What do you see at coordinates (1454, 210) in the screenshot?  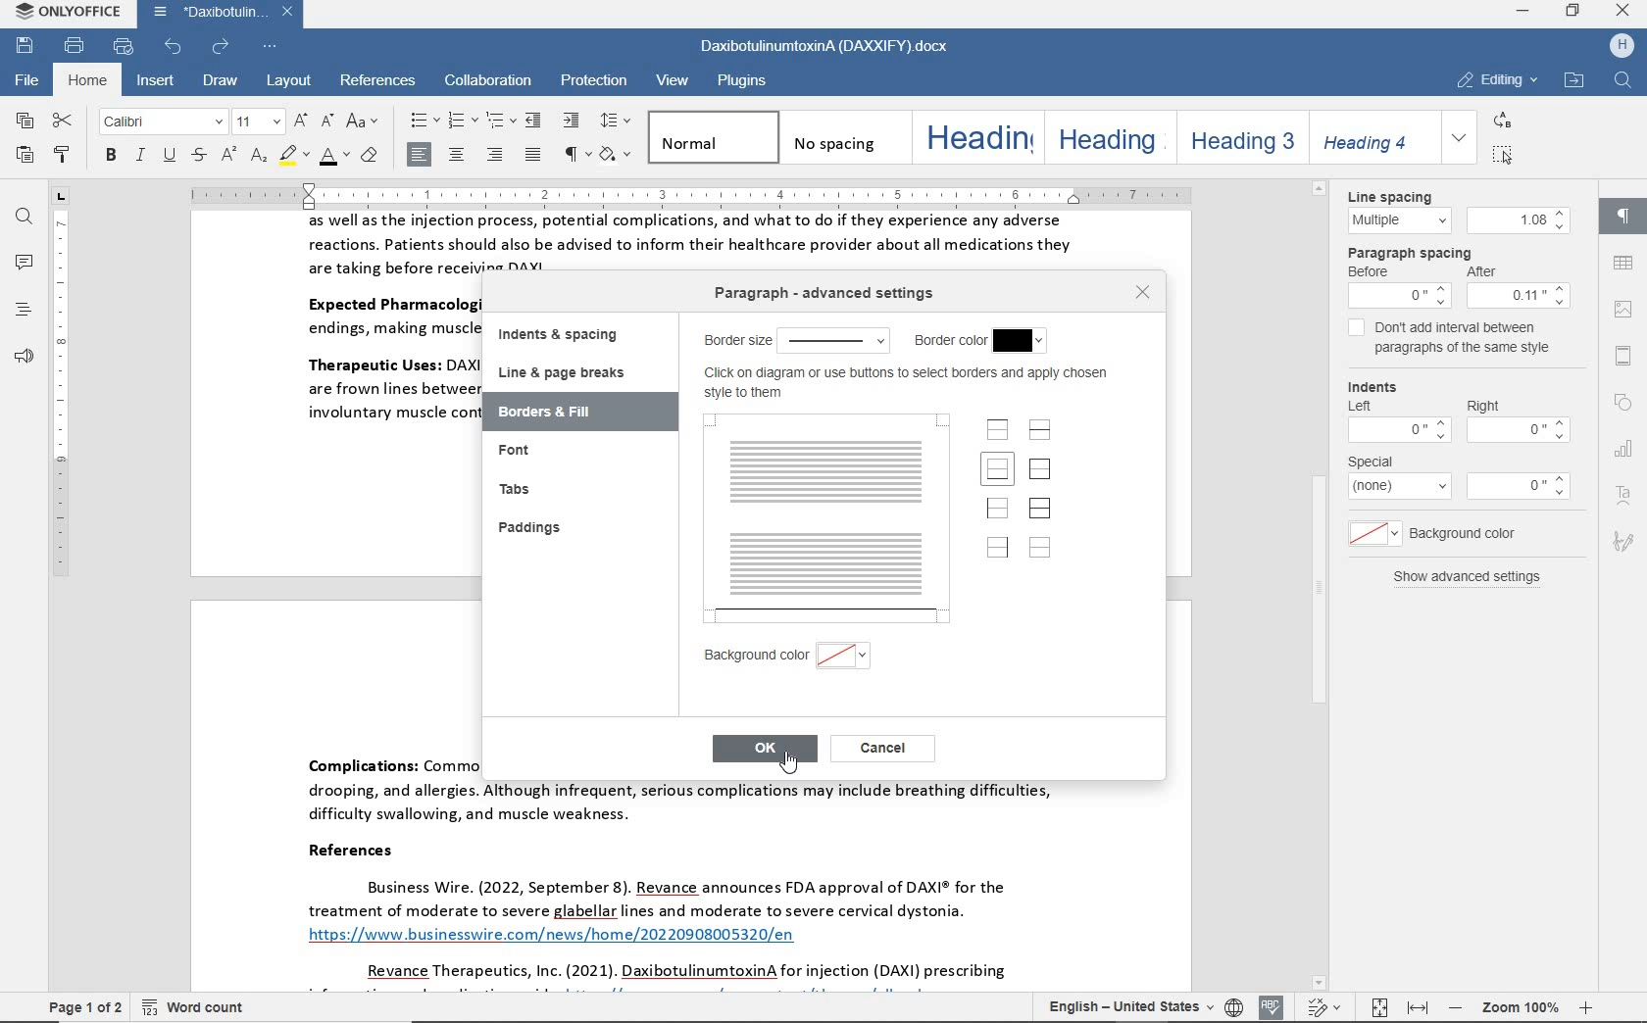 I see `line spacing` at bounding box center [1454, 210].